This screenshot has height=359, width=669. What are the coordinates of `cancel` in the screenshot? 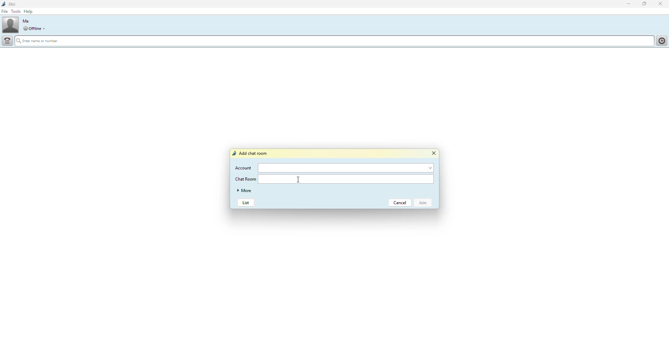 It's located at (401, 202).